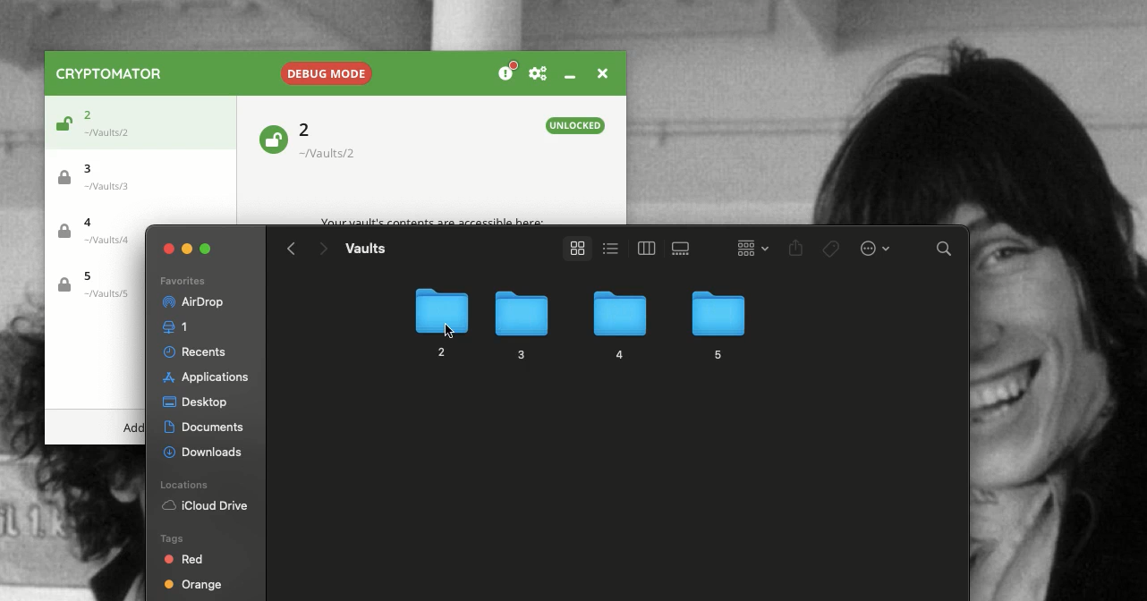 The image size is (1147, 601). I want to click on Cryptomator, so click(110, 73).